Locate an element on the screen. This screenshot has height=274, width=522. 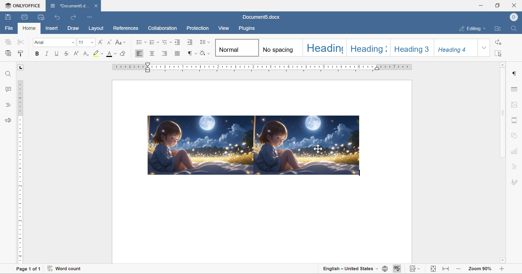
set document language is located at coordinates (385, 269).